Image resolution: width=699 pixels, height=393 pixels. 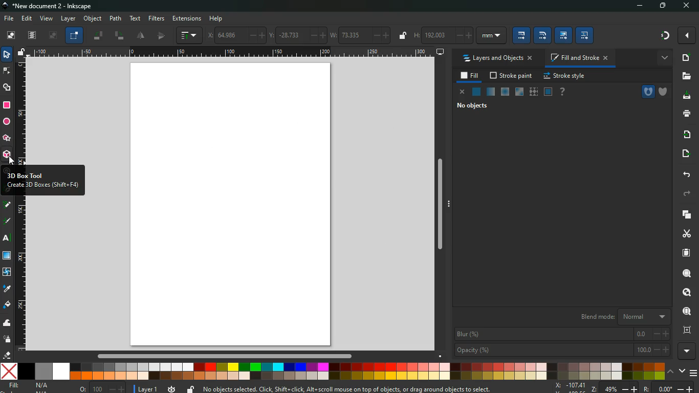 What do you see at coordinates (504, 93) in the screenshot?
I see `ice` at bounding box center [504, 93].